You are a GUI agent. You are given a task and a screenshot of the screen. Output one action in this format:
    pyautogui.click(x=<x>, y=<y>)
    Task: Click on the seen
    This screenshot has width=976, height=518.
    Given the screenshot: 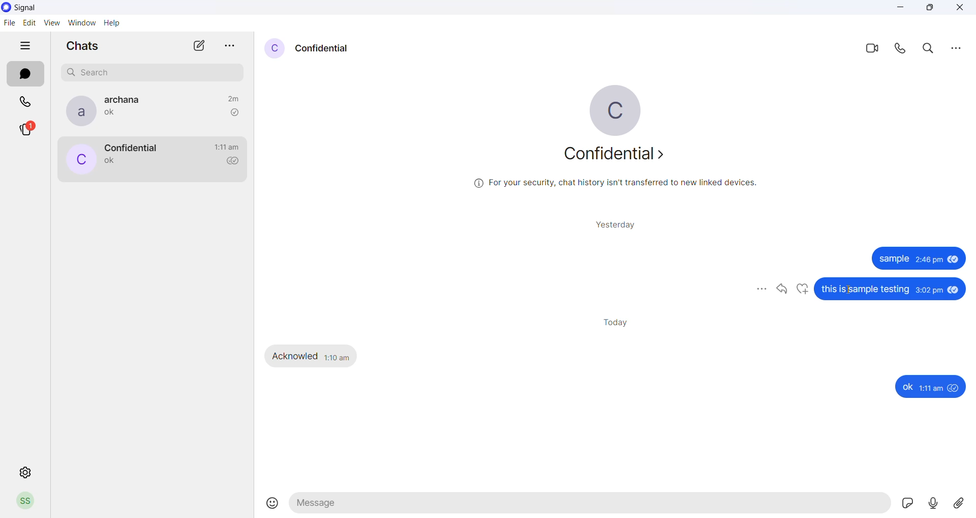 What is the action you would take?
    pyautogui.click(x=954, y=262)
    